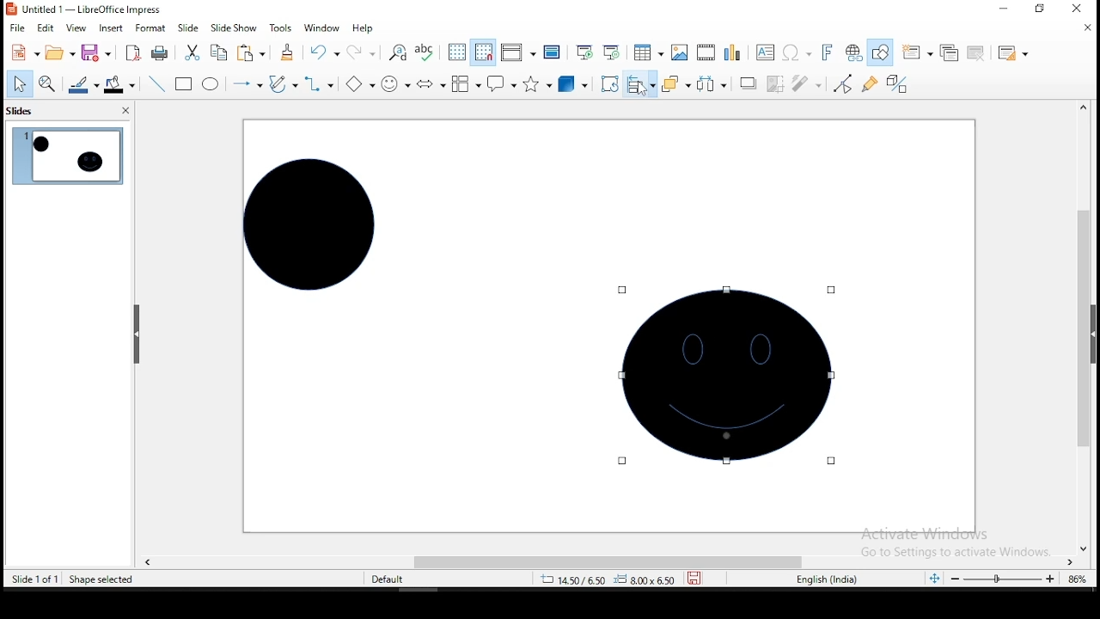 This screenshot has height=619, width=1100. What do you see at coordinates (458, 53) in the screenshot?
I see `display grid` at bounding box center [458, 53].